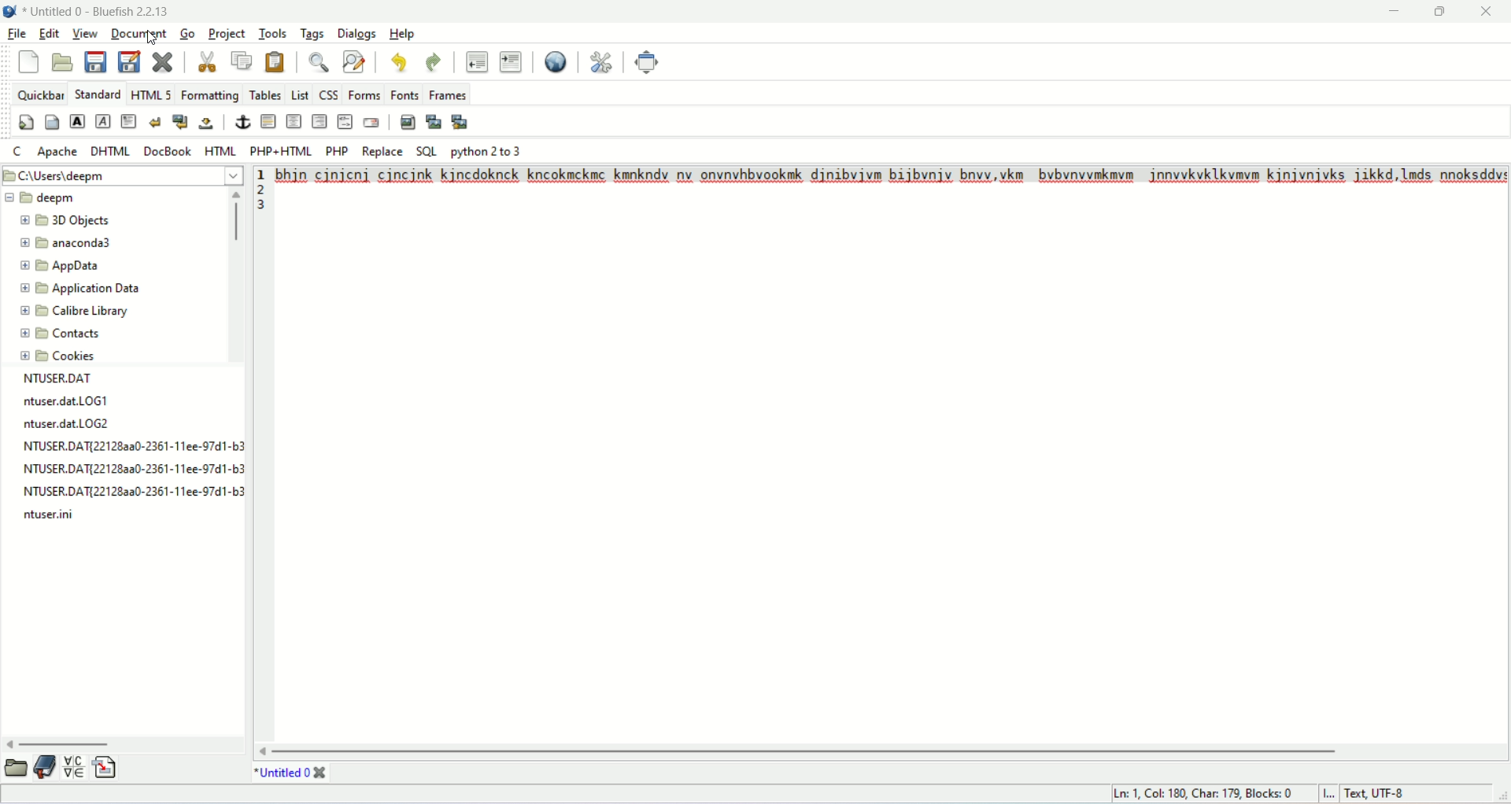 The height and width of the screenshot is (804, 1511). What do you see at coordinates (359, 34) in the screenshot?
I see `dialogs` at bounding box center [359, 34].